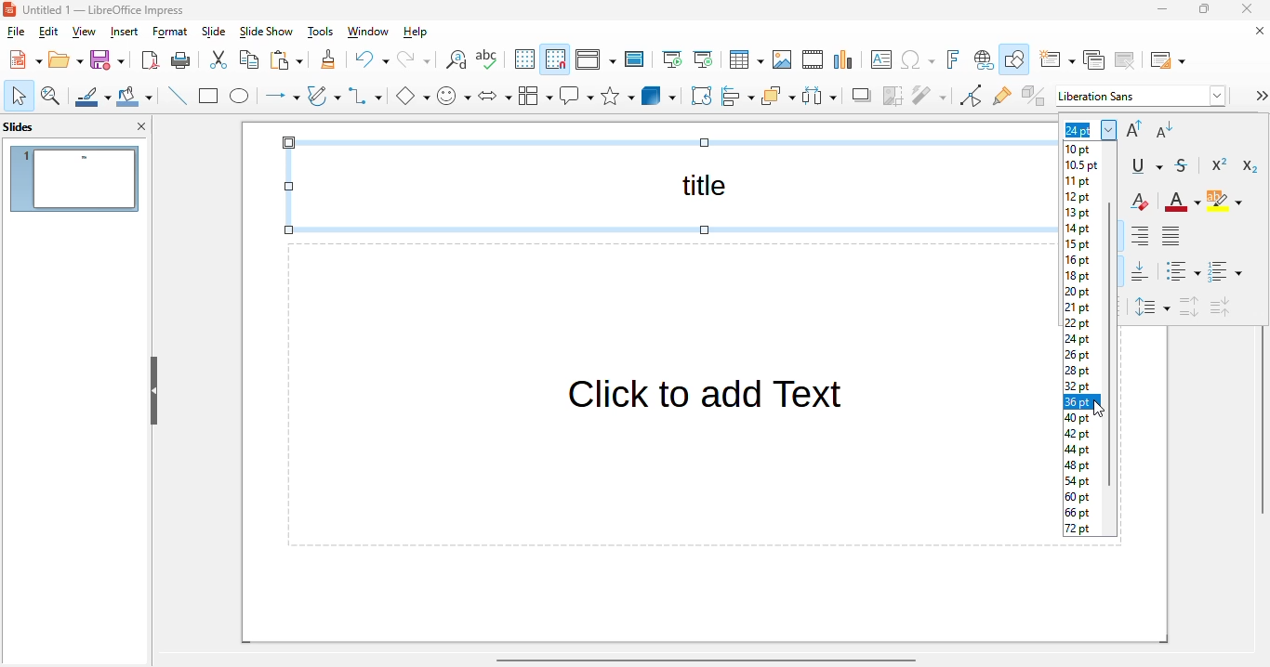 The width and height of the screenshot is (1270, 667). Describe the element at coordinates (267, 32) in the screenshot. I see `slide show` at that location.